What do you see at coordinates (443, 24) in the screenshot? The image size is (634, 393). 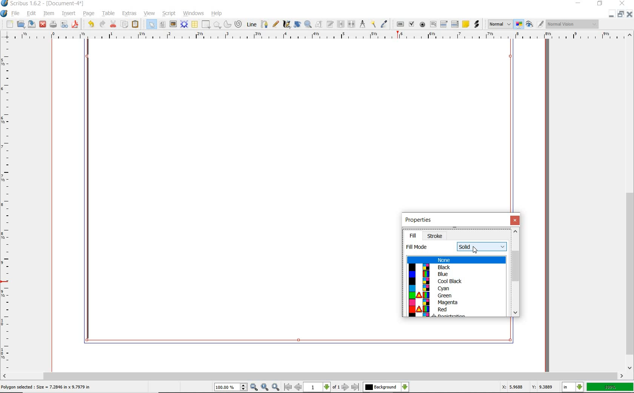 I see `pdf combo box` at bounding box center [443, 24].